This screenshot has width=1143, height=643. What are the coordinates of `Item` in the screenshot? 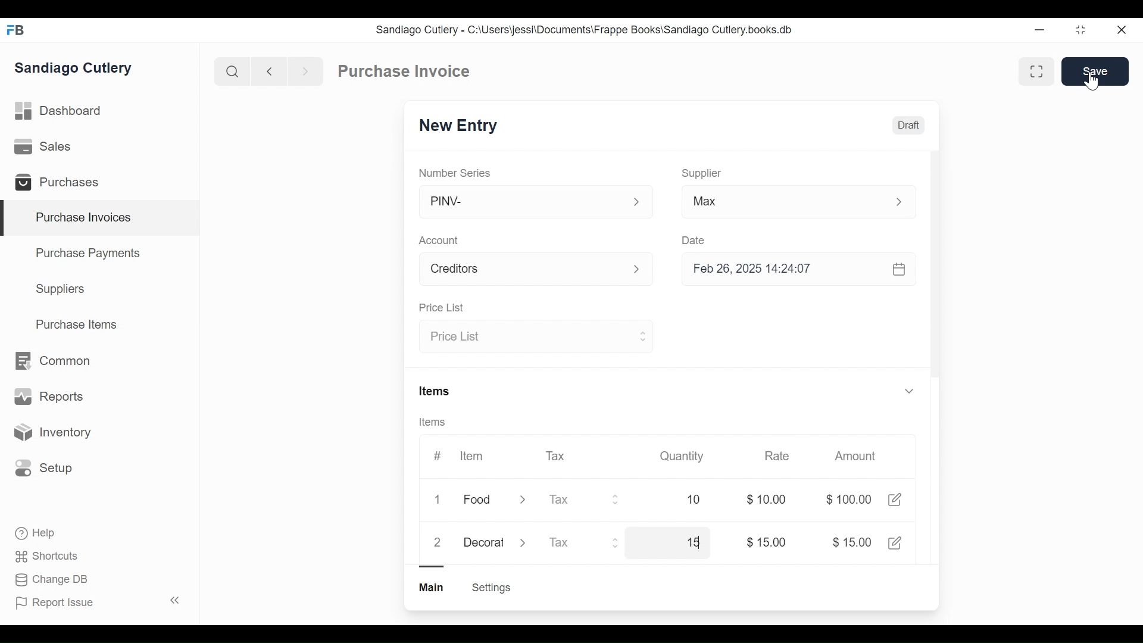 It's located at (470, 456).